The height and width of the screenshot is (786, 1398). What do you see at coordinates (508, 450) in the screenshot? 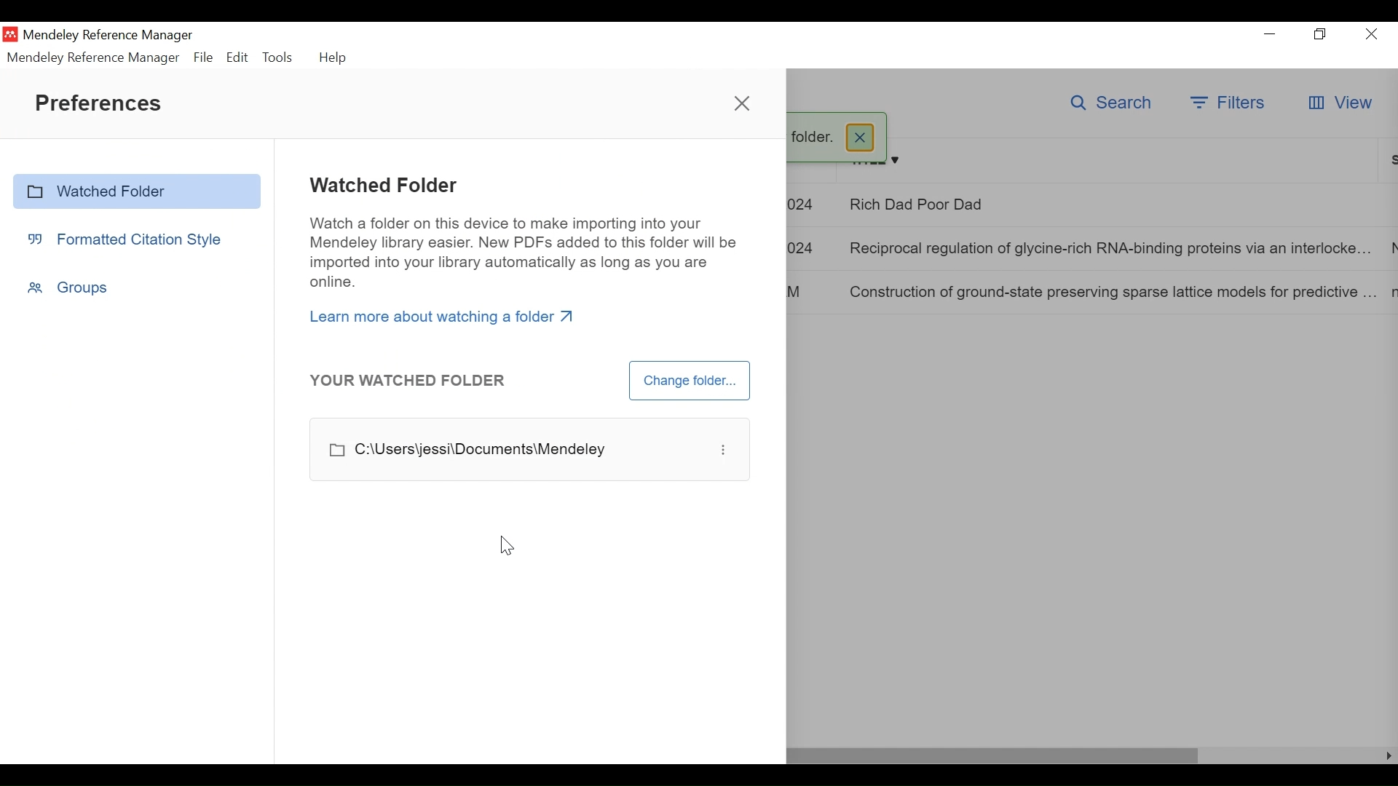
I see `File Path to Watched Folder` at bounding box center [508, 450].